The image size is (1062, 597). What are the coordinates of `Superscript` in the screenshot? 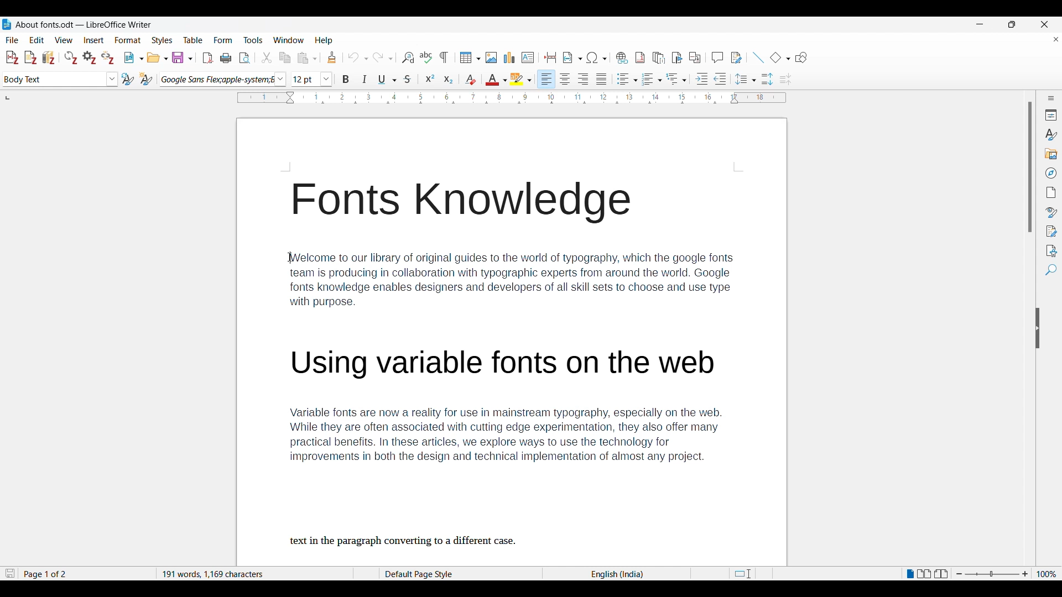 It's located at (430, 78).